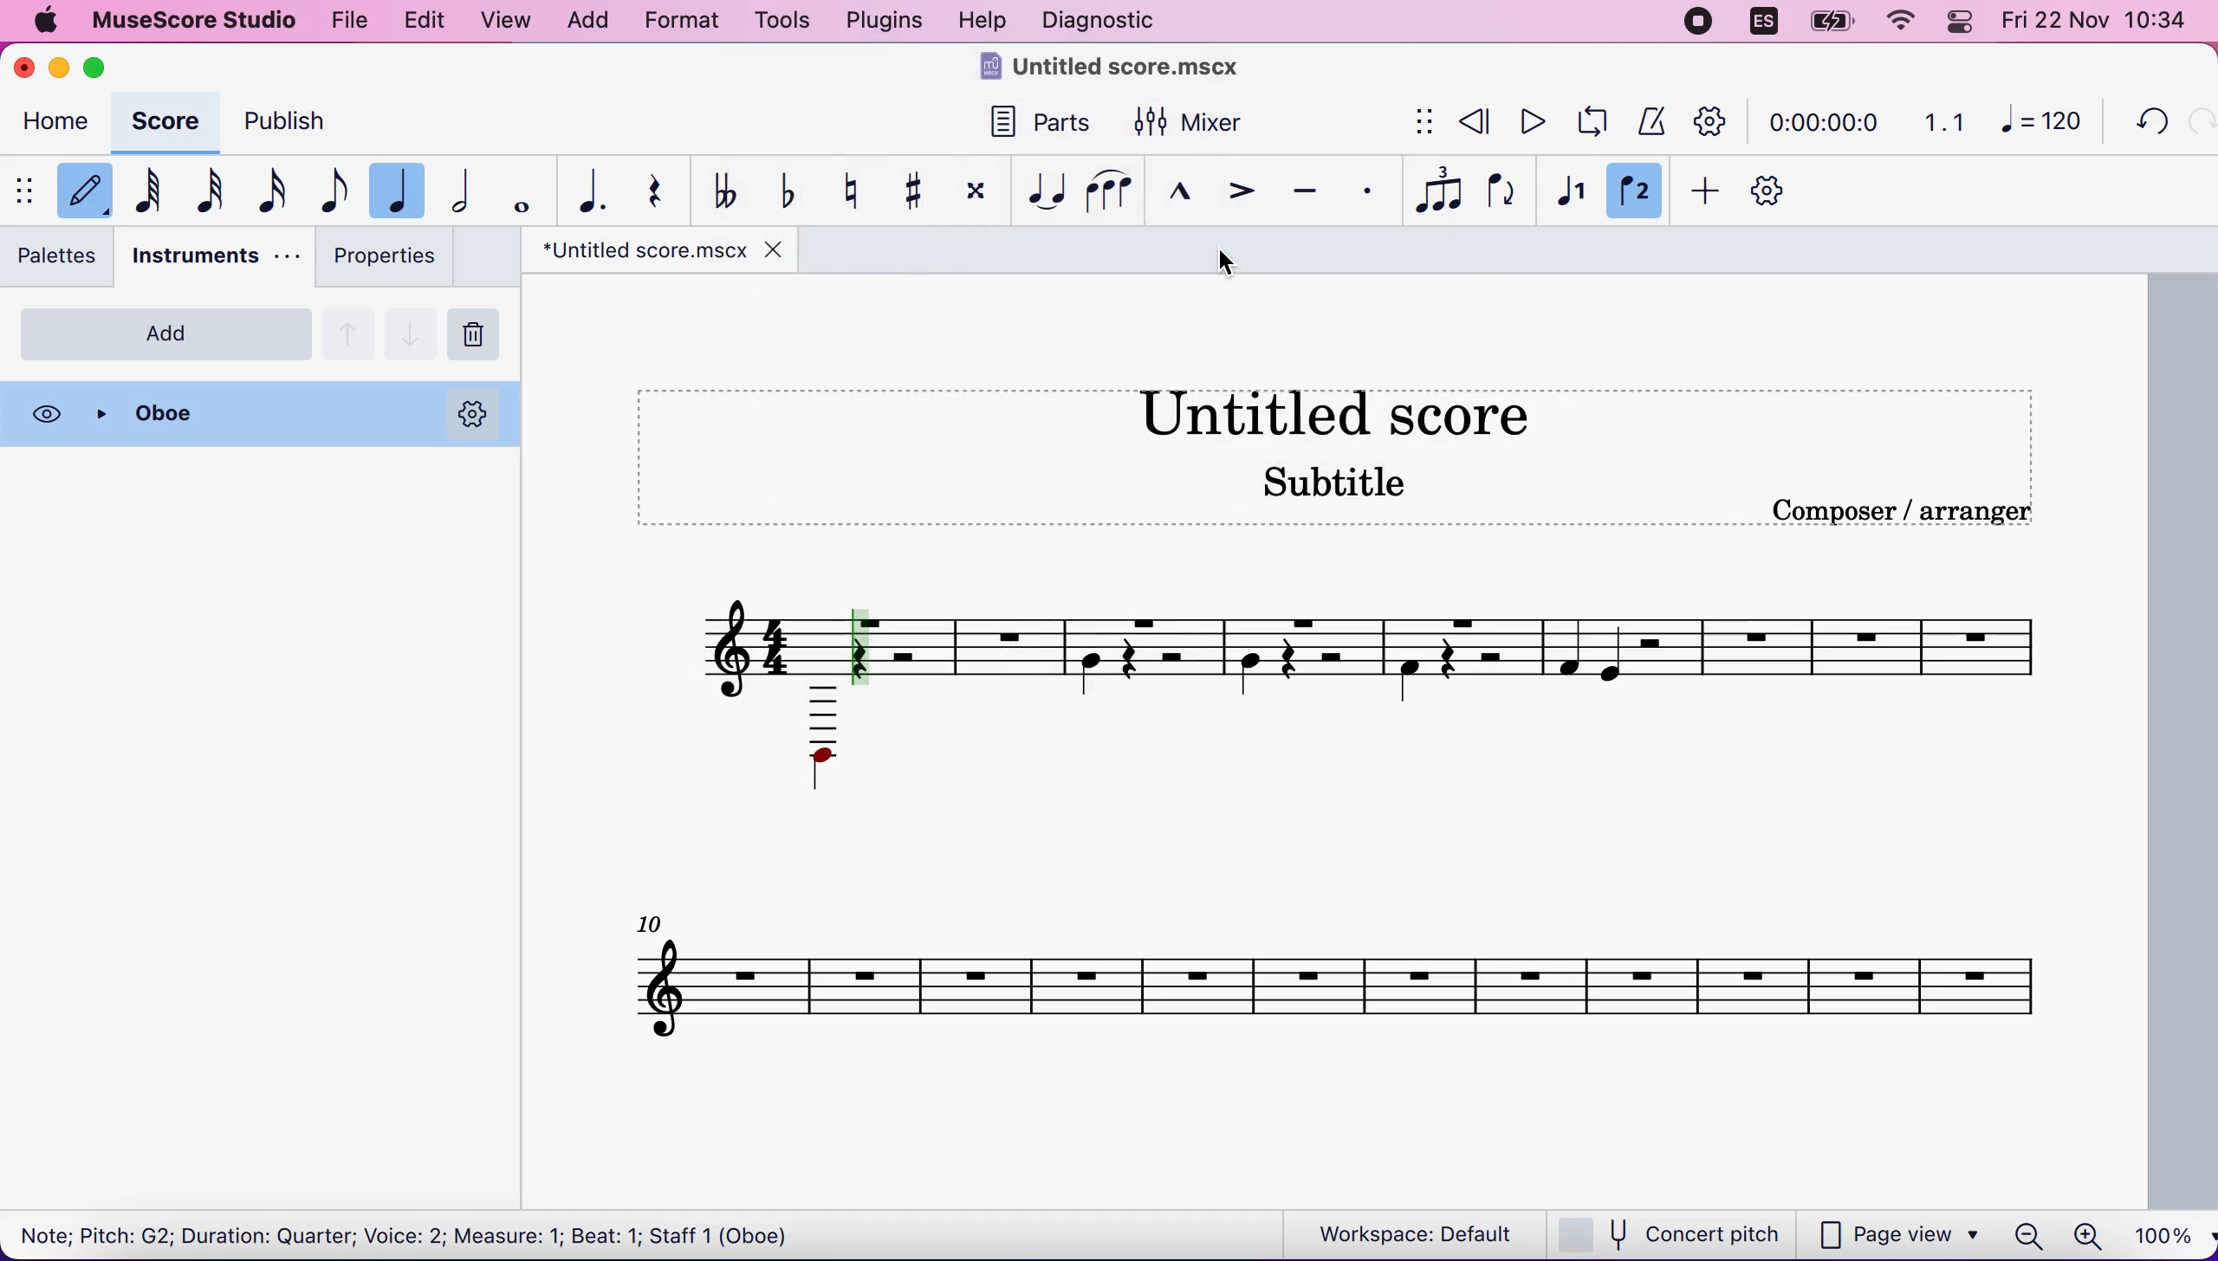  I want to click on show/hide, so click(1421, 121).